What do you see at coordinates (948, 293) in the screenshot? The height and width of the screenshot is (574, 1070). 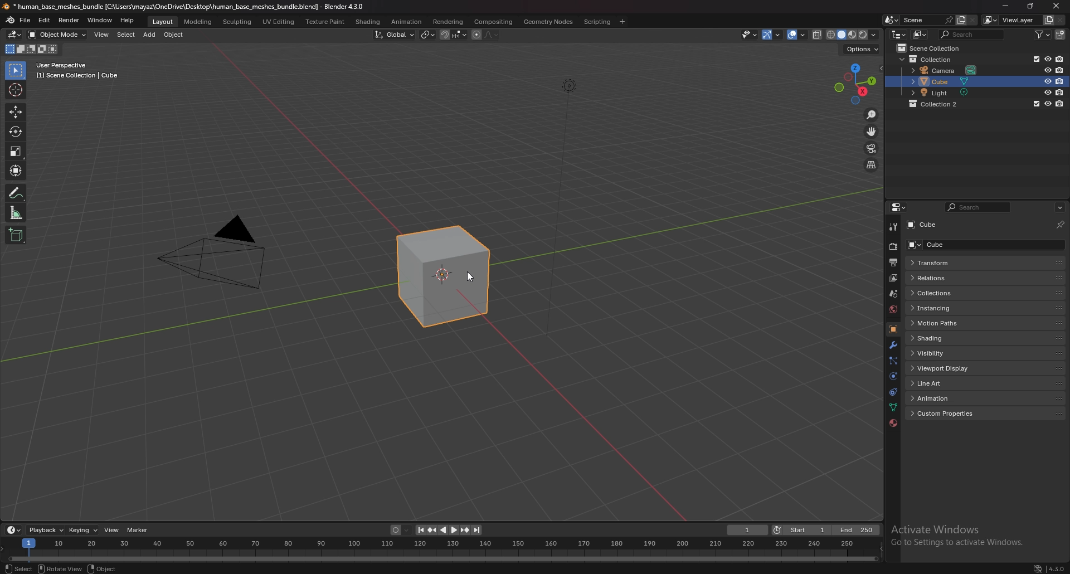 I see `collections` at bounding box center [948, 293].